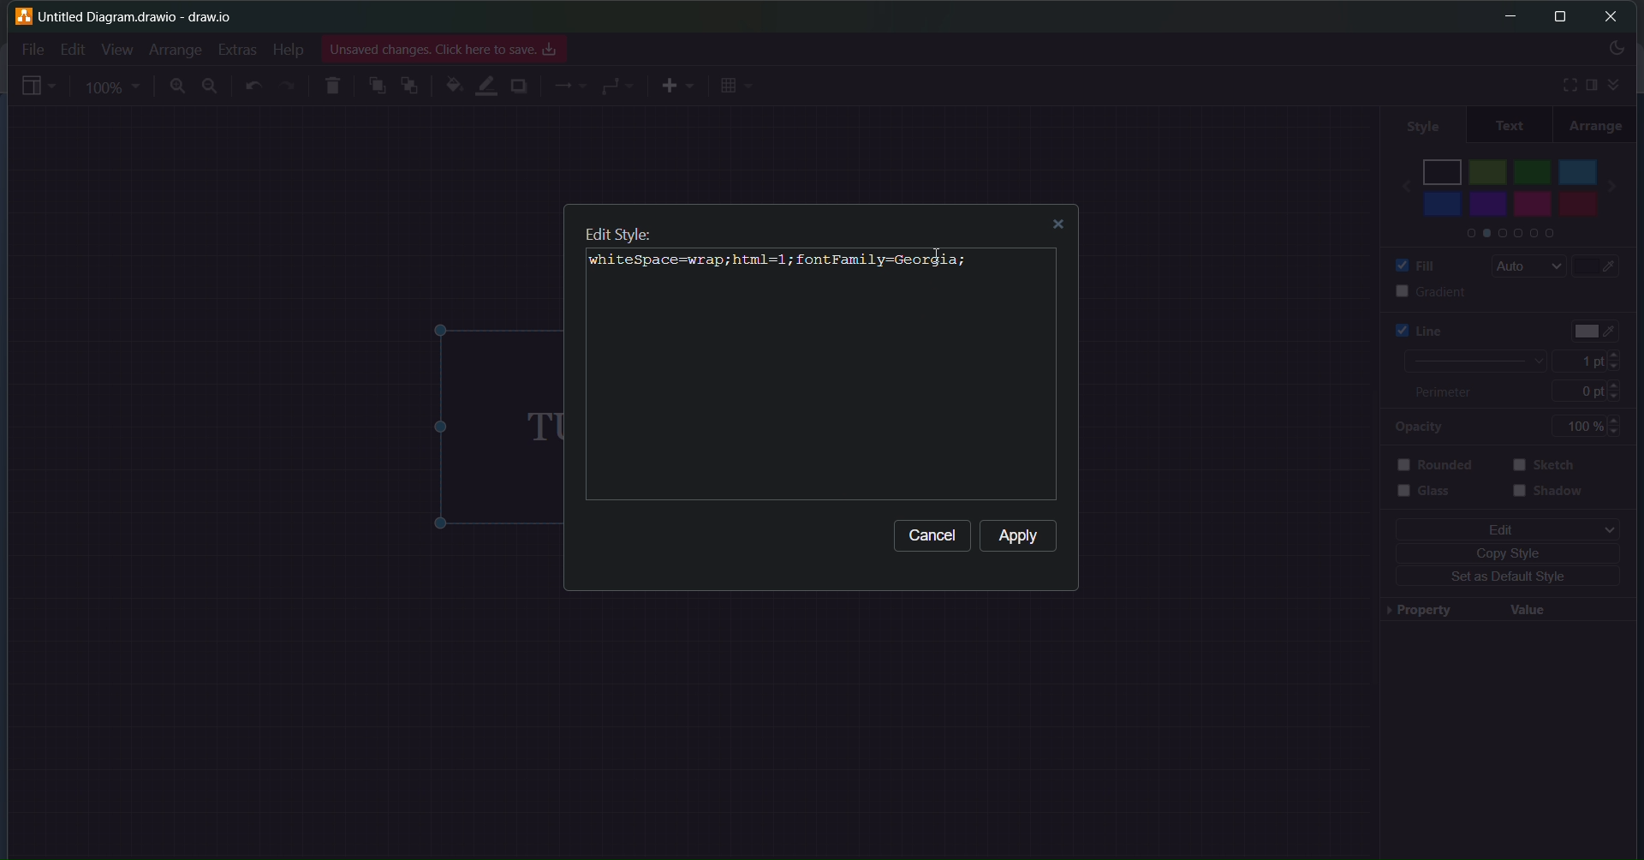 This screenshot has height=860, width=1644. I want to click on zoom out, so click(211, 86).